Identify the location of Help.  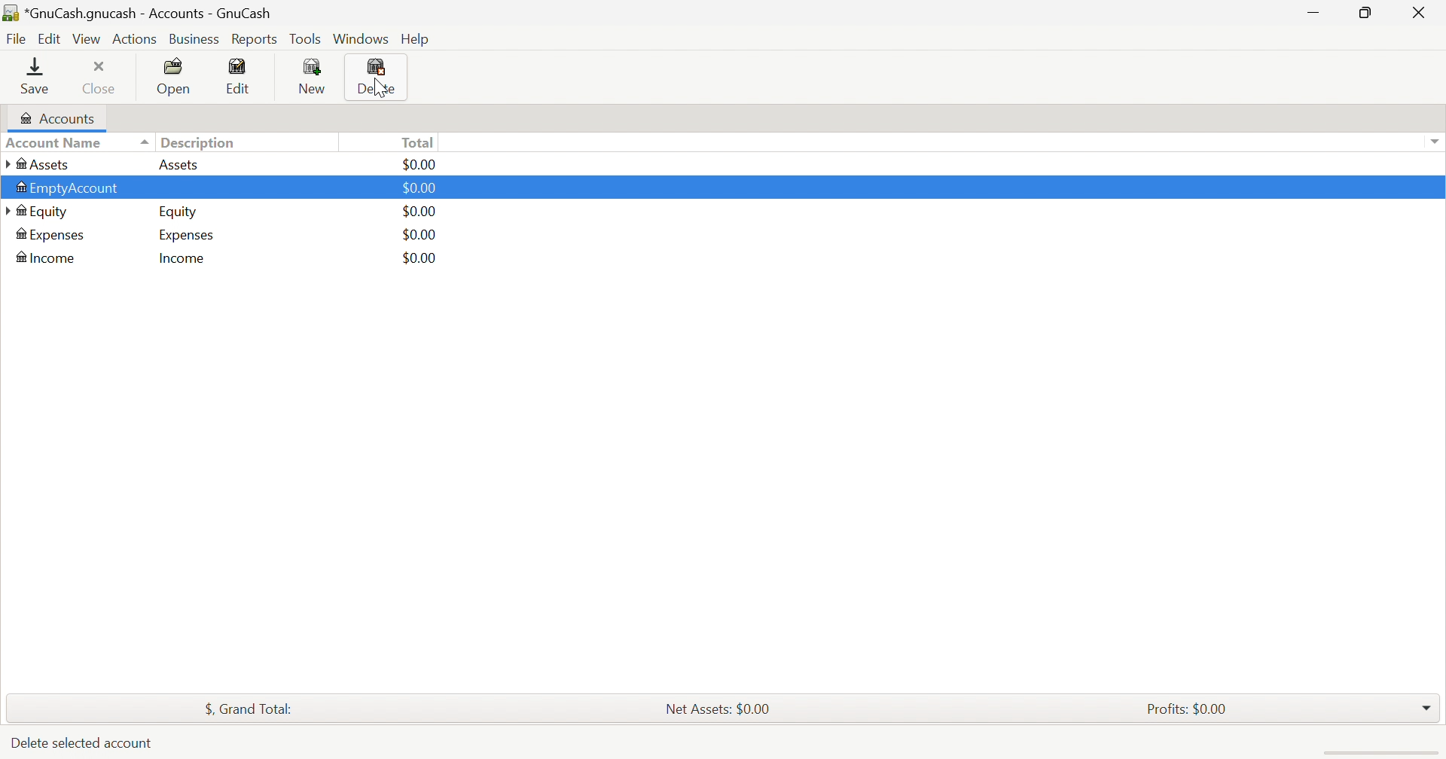
(416, 38).